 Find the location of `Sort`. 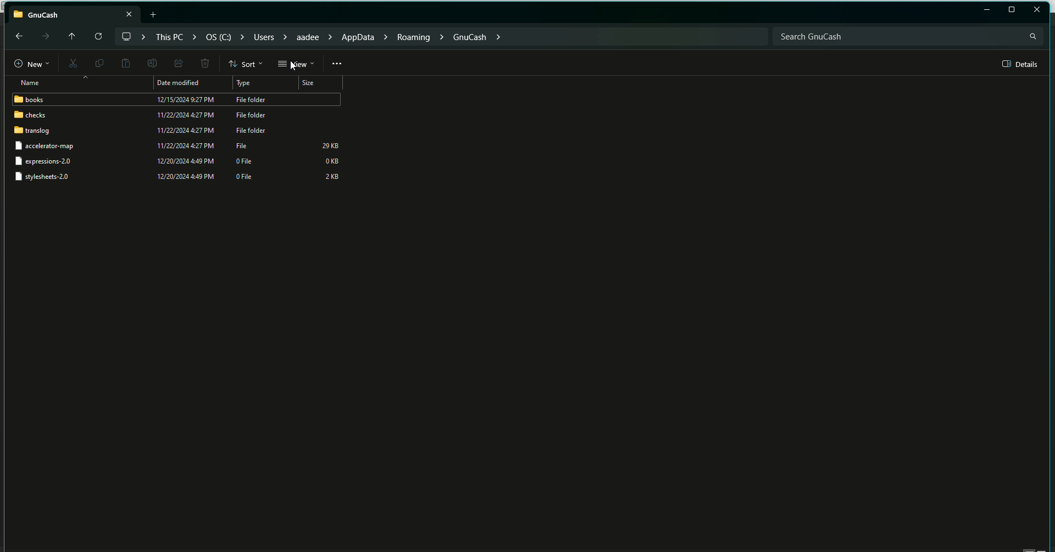

Sort is located at coordinates (246, 64).